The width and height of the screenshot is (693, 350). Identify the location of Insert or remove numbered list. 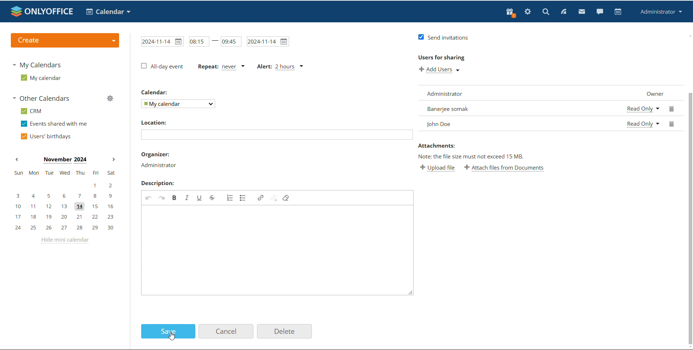
(229, 198).